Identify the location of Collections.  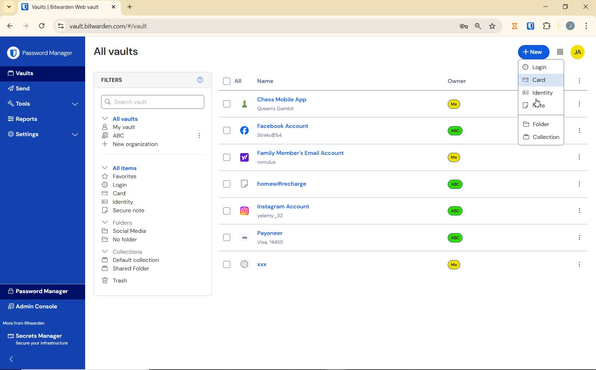
(124, 250).